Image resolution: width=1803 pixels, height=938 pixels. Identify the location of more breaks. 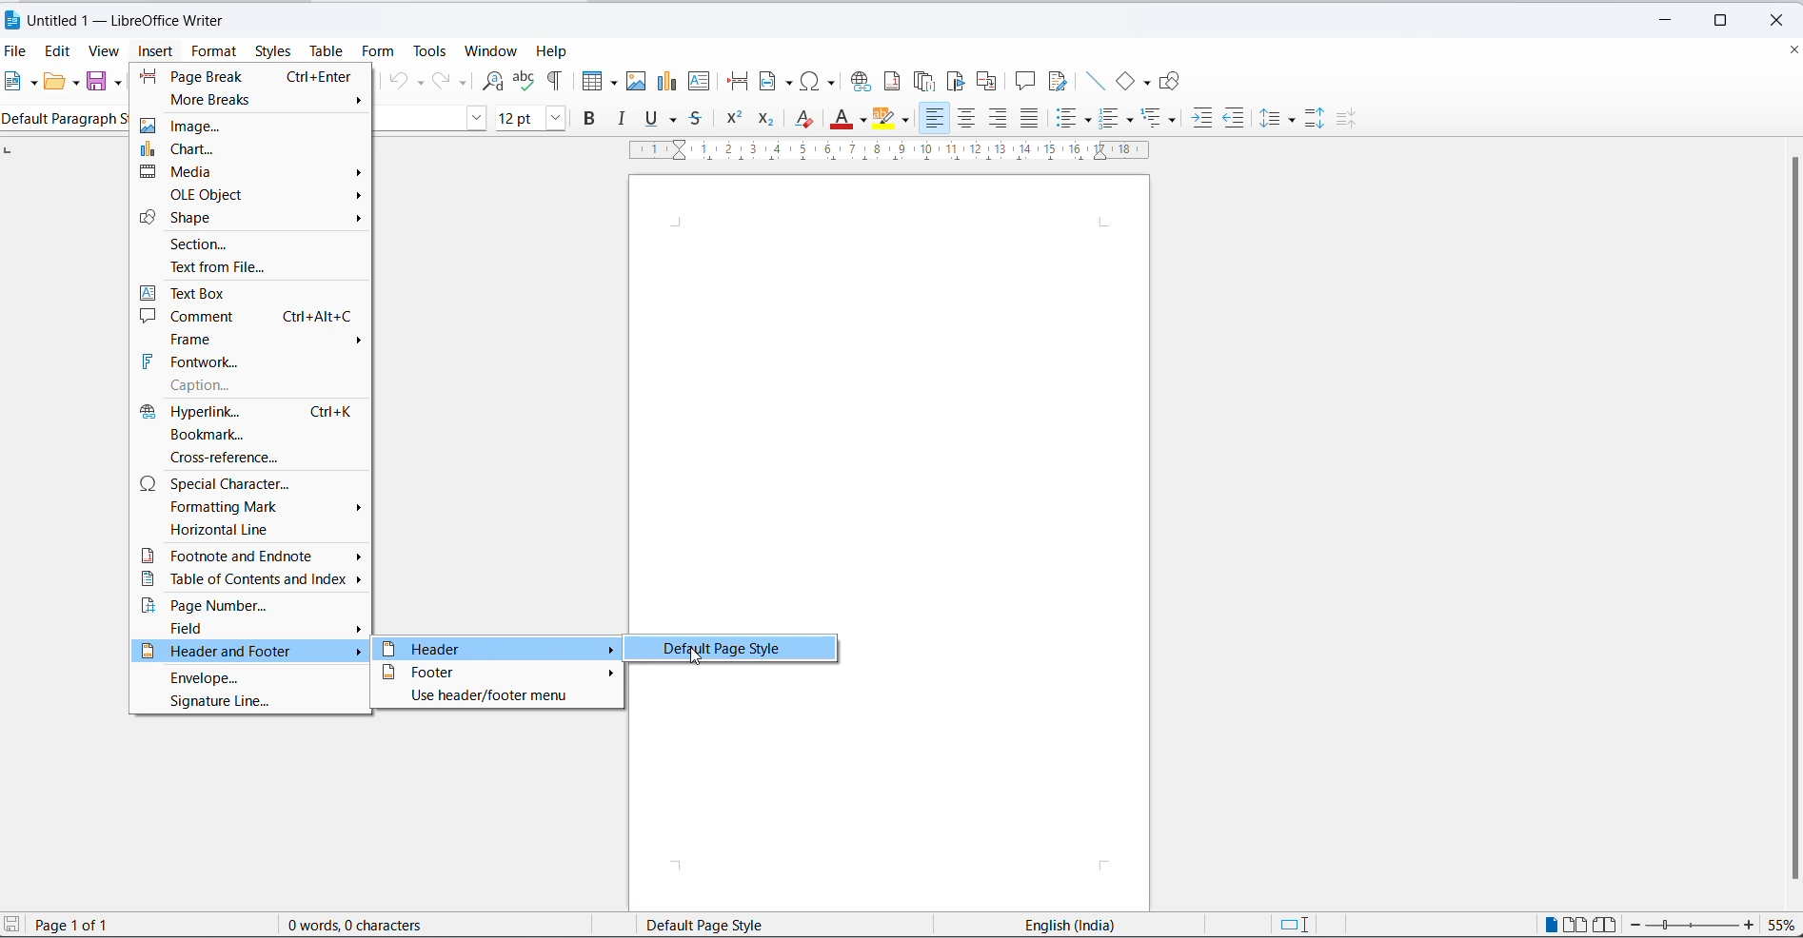
(254, 101).